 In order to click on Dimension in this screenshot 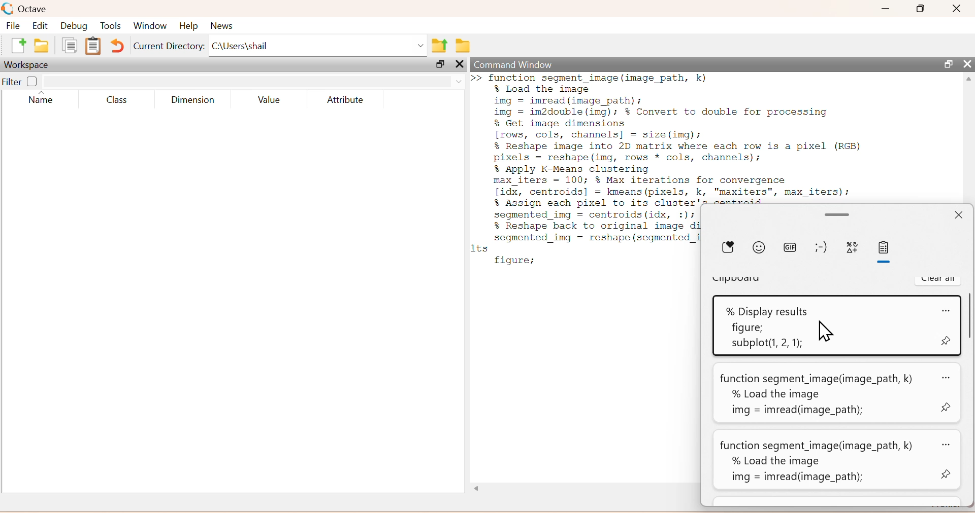, I will do `click(197, 100)`.